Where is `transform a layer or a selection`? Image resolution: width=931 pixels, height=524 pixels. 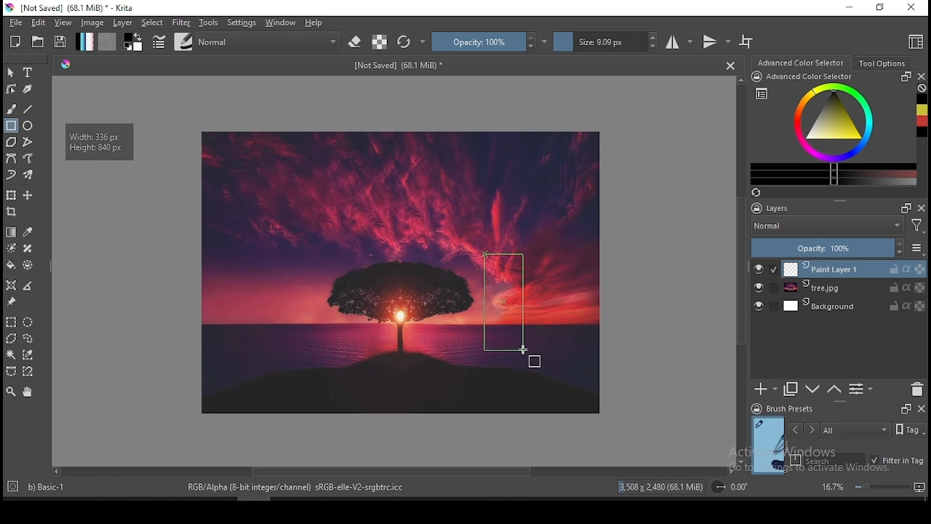
transform a layer or a selection is located at coordinates (12, 196).